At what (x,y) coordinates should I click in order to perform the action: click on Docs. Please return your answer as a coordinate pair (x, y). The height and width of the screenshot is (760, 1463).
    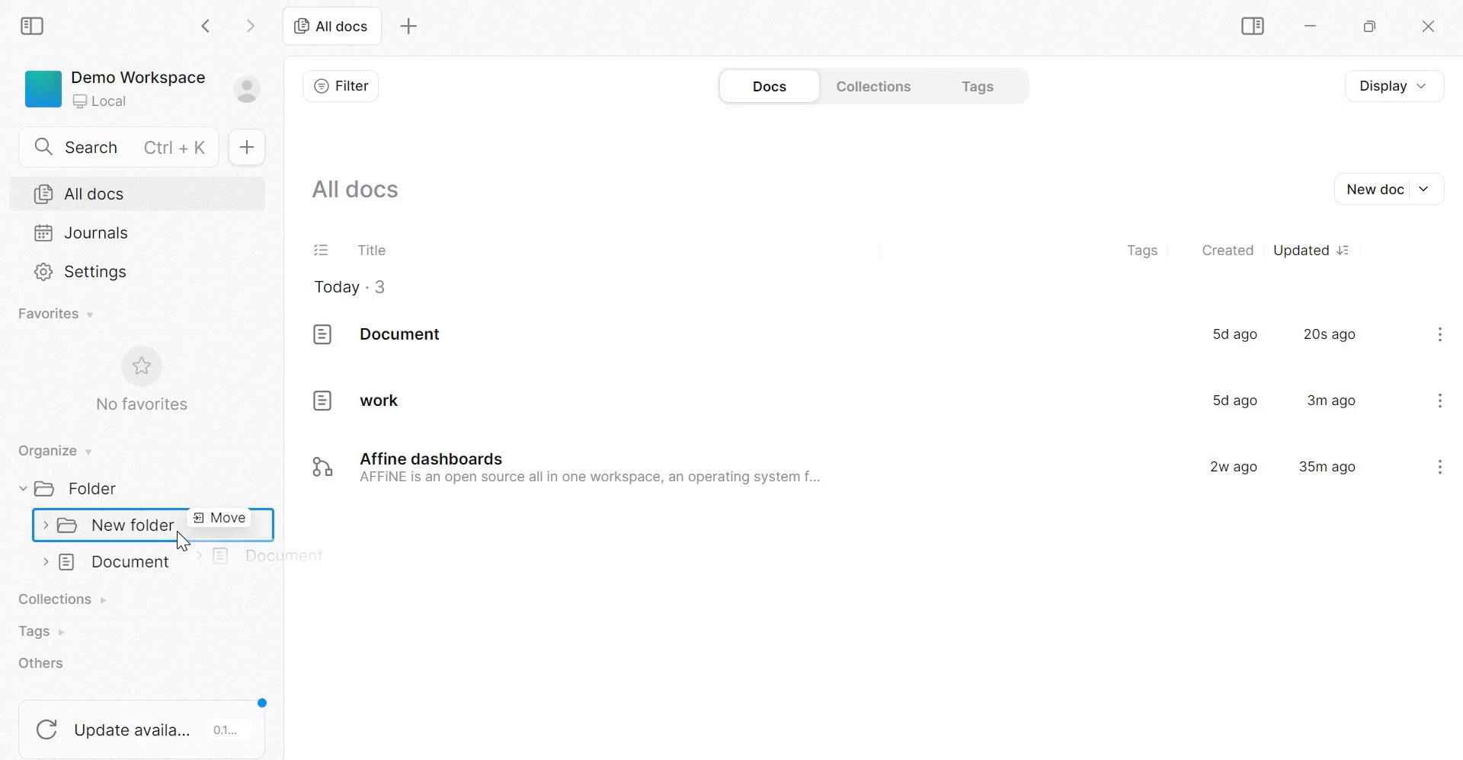
    Looking at the image, I should click on (767, 85).